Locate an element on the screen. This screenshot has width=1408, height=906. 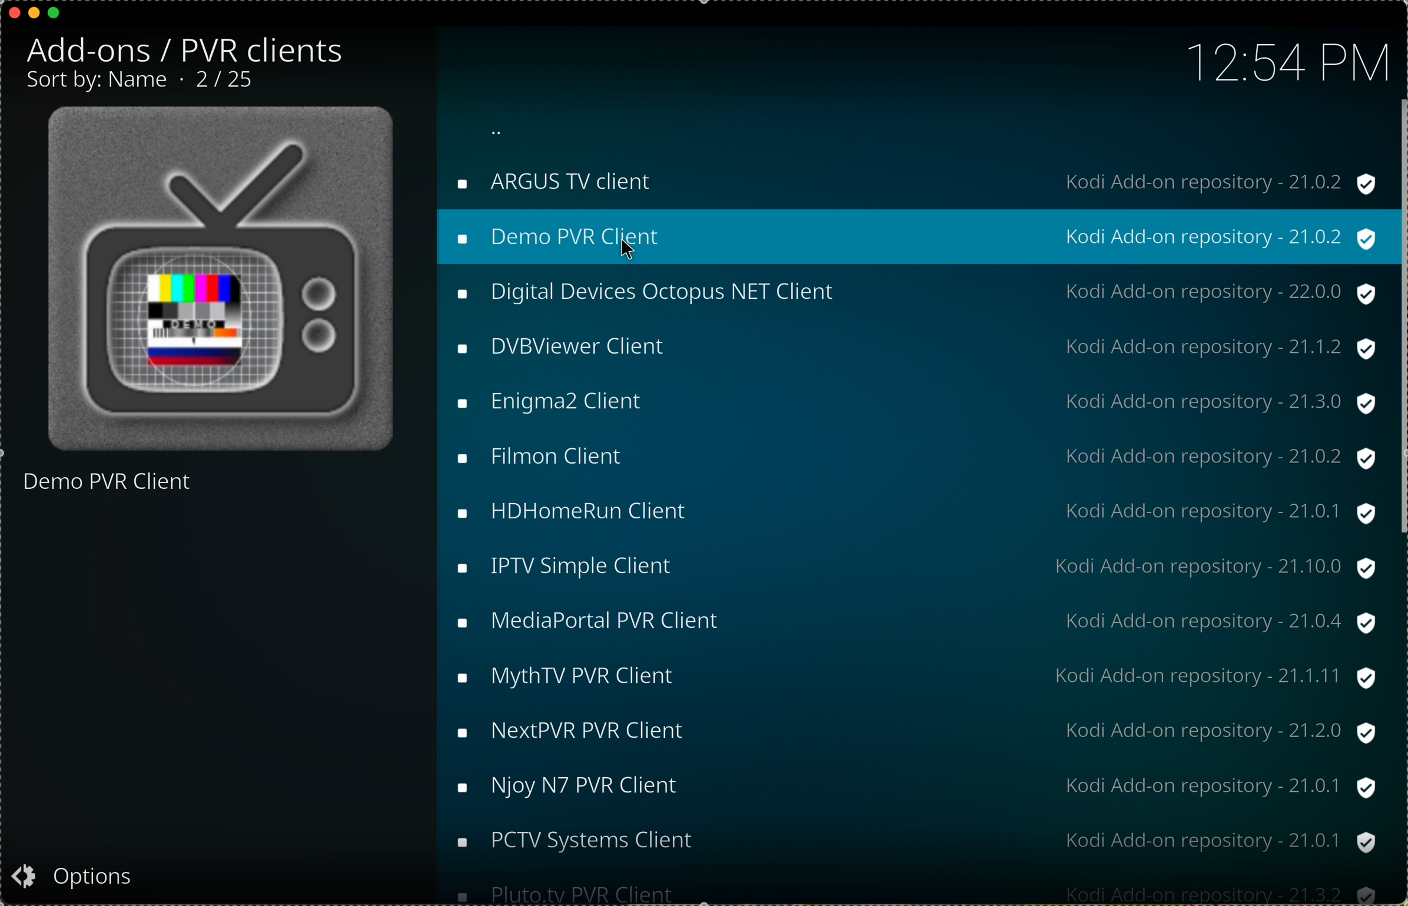
filmon client is located at coordinates (560, 460).